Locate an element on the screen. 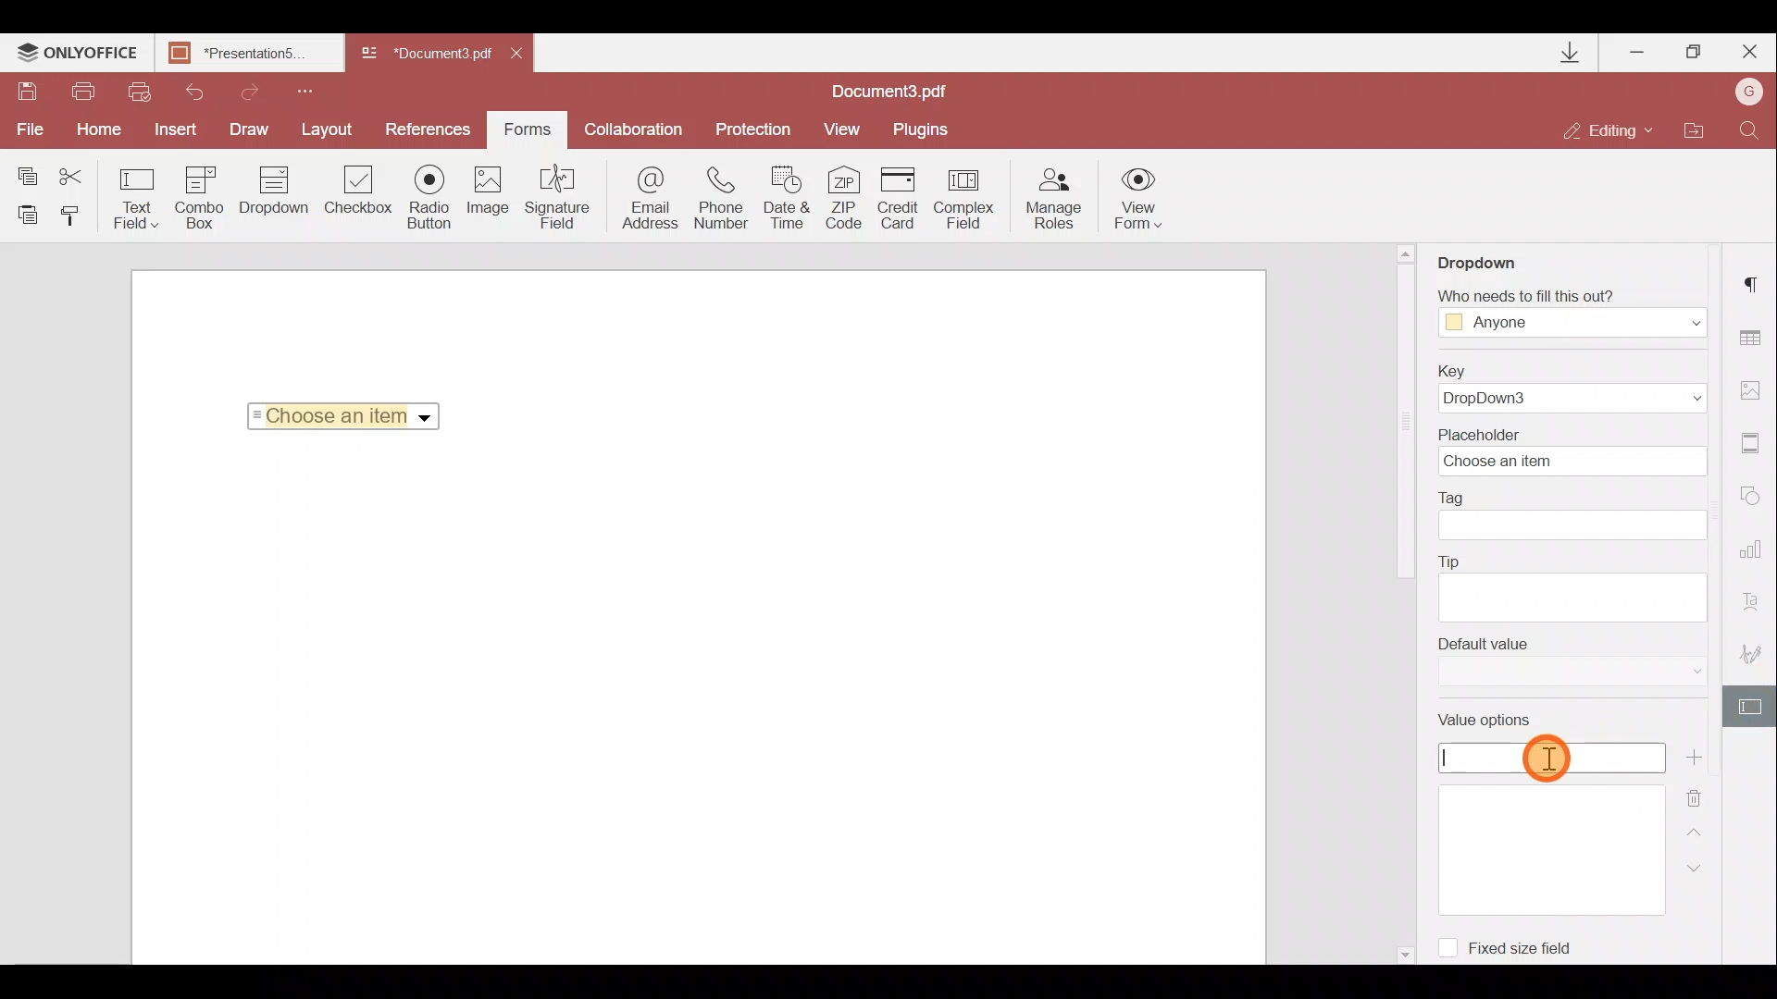  File is located at coordinates (31, 131).